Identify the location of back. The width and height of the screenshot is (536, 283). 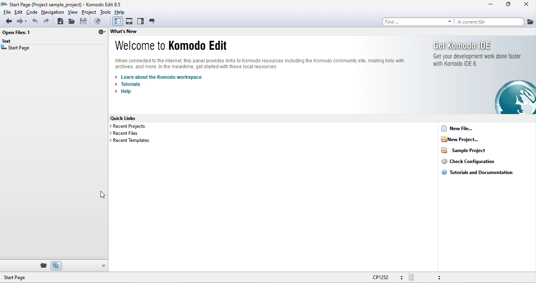
(7, 22).